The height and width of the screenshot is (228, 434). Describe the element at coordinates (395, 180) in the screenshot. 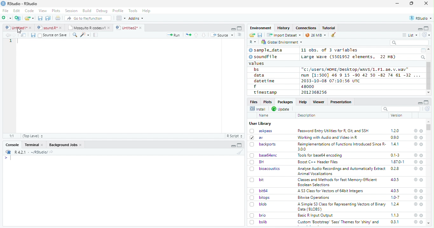

I see `4.0.5` at that location.